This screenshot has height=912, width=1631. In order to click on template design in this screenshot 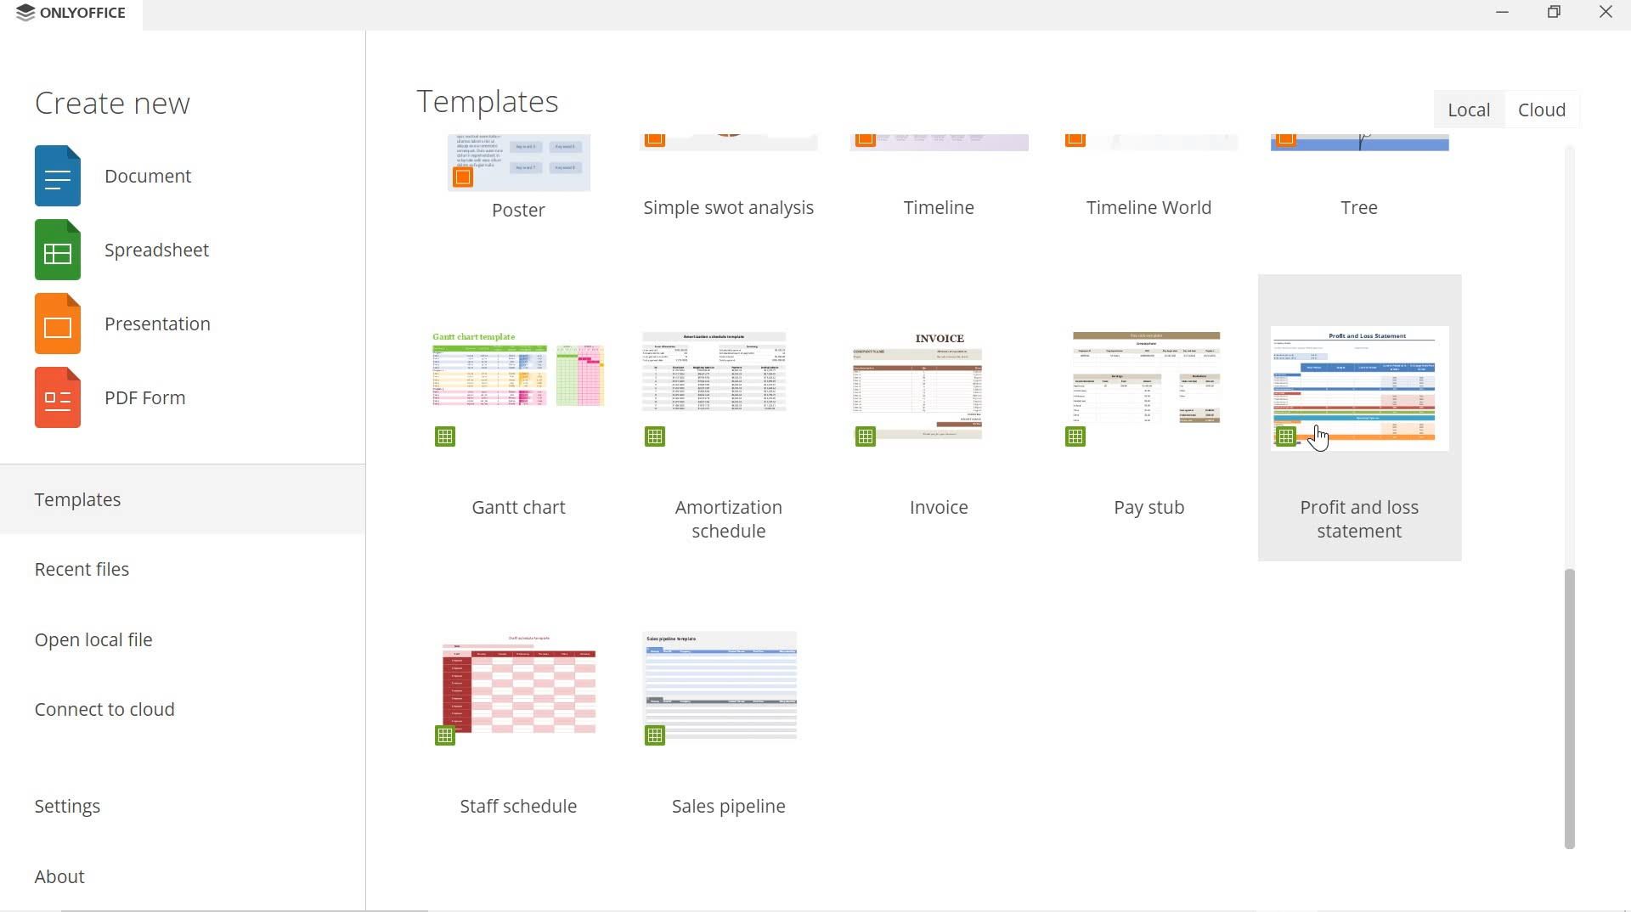, I will do `click(1357, 149)`.